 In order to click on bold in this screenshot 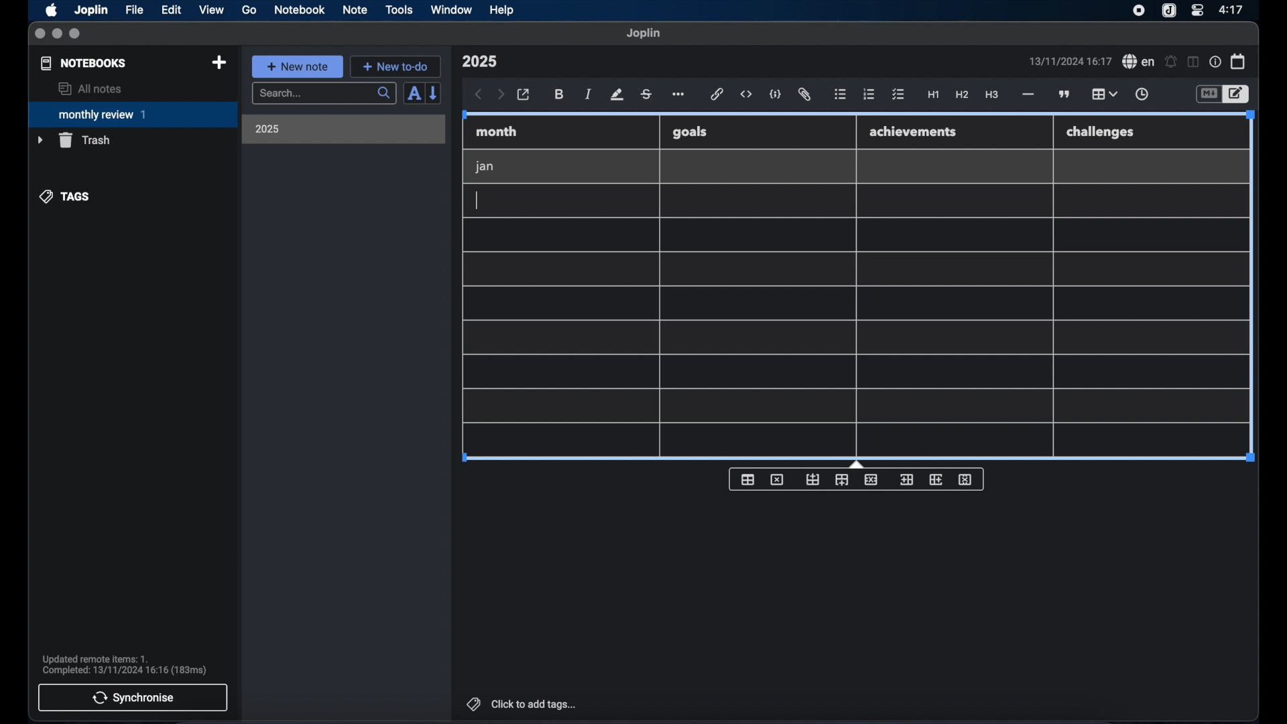, I will do `click(560, 95)`.